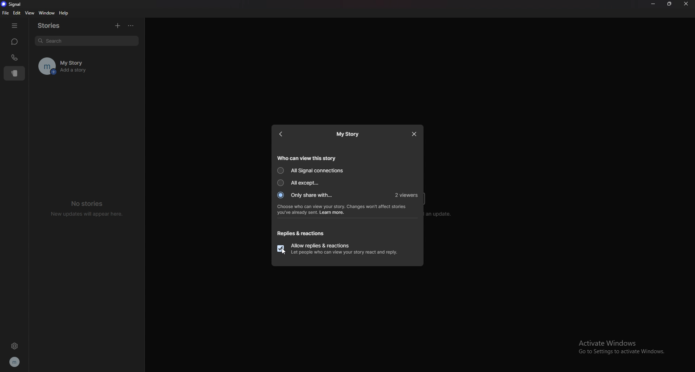 This screenshot has height=372, width=695. What do you see at coordinates (624, 352) in the screenshot?
I see `Go to Settings to activate Windows.` at bounding box center [624, 352].